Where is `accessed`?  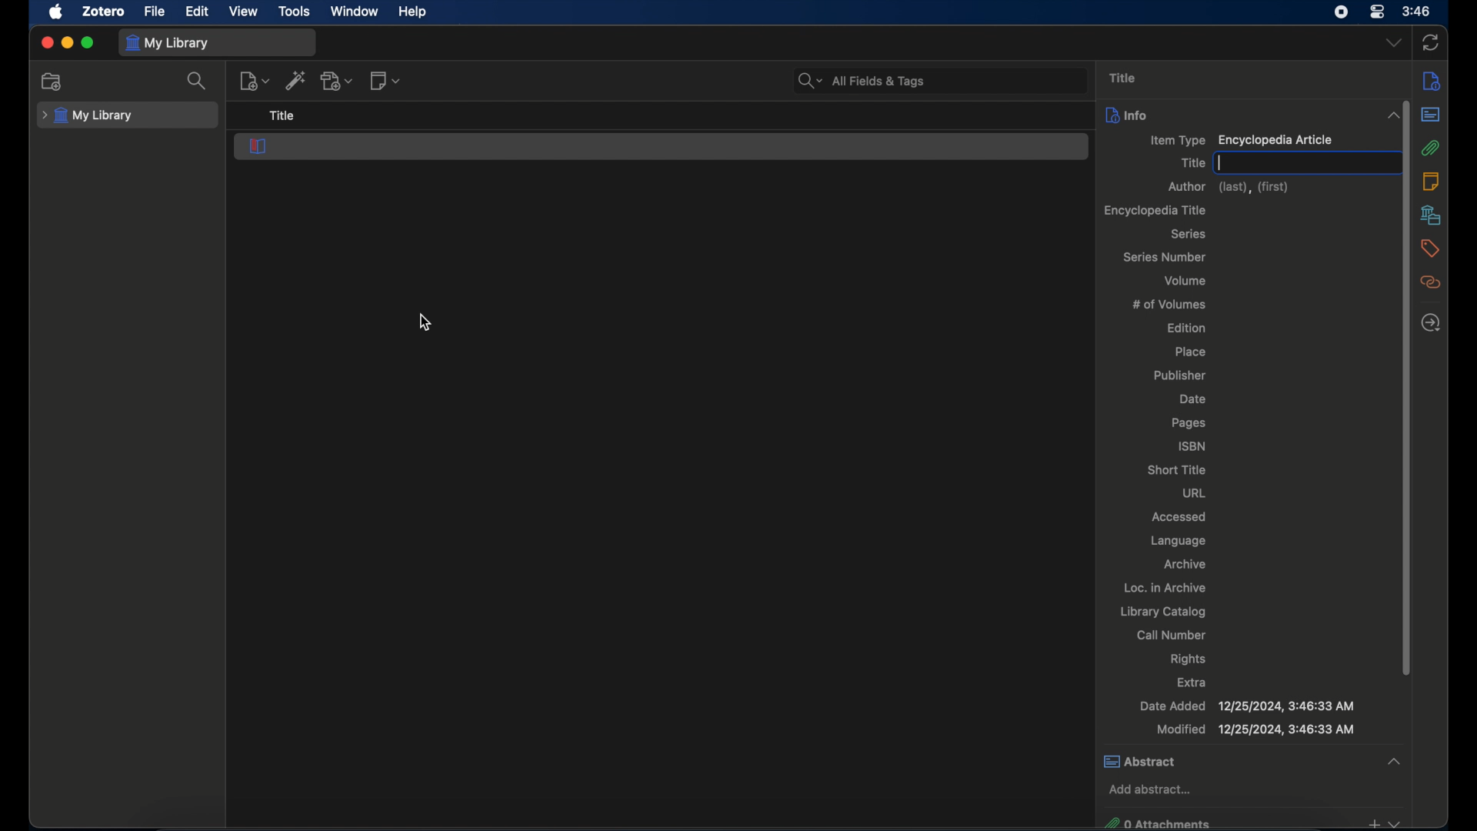 accessed is located at coordinates (1179, 516).